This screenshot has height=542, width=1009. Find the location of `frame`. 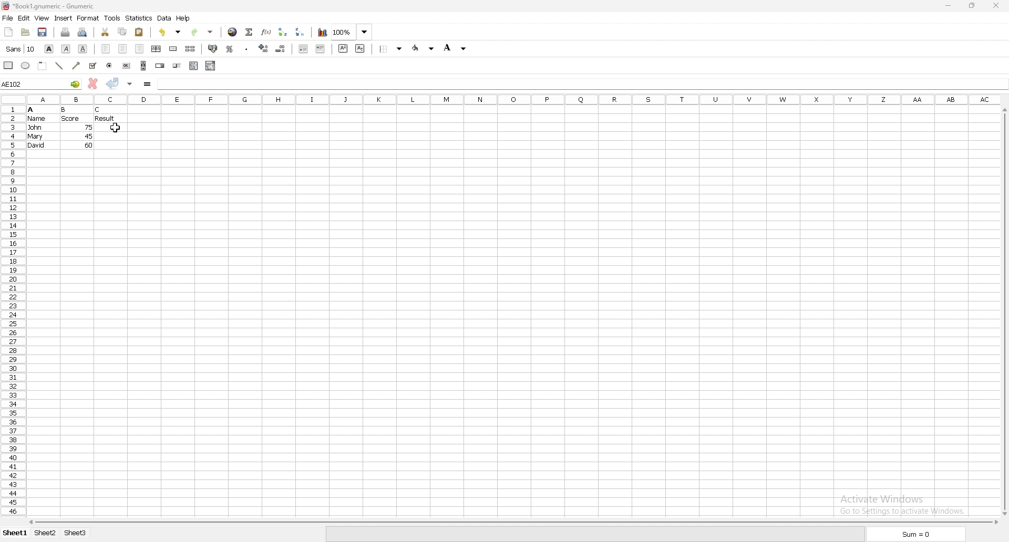

frame is located at coordinates (42, 66).